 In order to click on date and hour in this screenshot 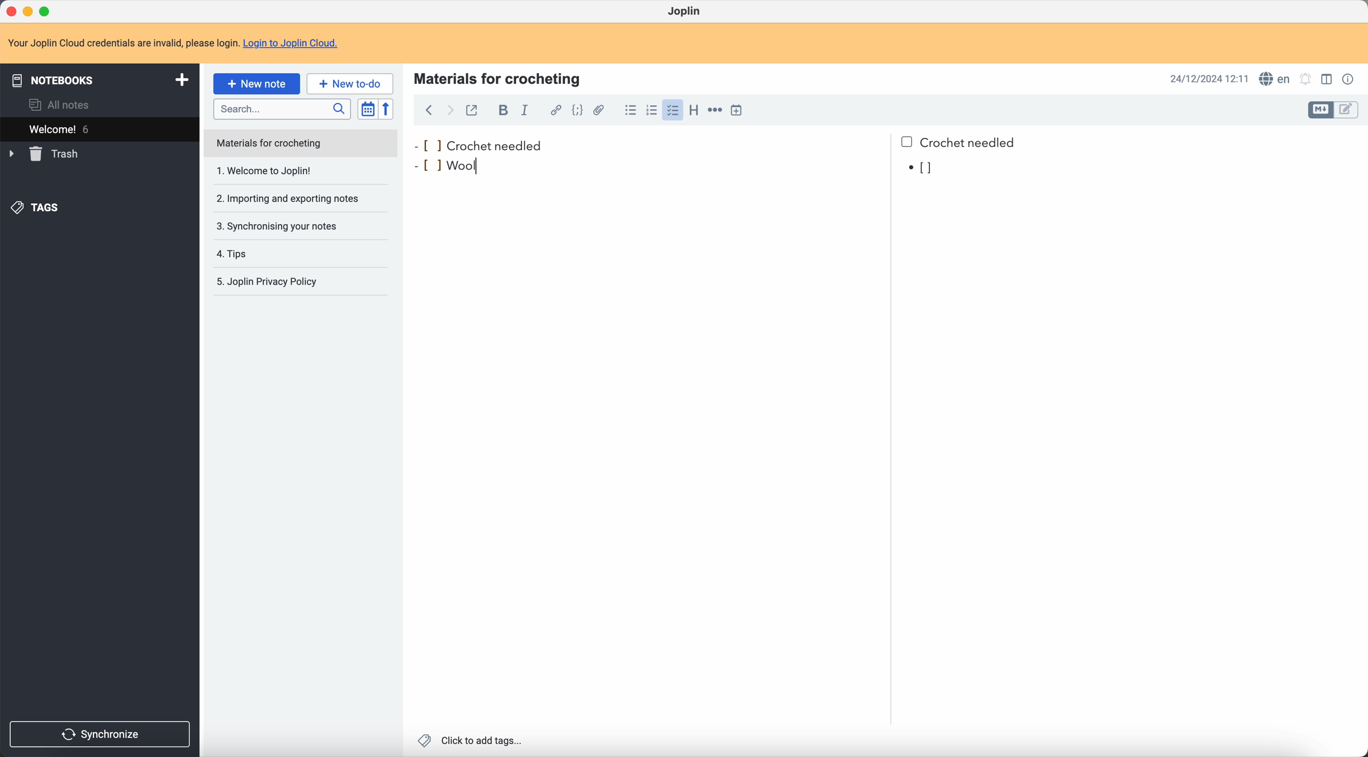, I will do `click(1210, 79)`.